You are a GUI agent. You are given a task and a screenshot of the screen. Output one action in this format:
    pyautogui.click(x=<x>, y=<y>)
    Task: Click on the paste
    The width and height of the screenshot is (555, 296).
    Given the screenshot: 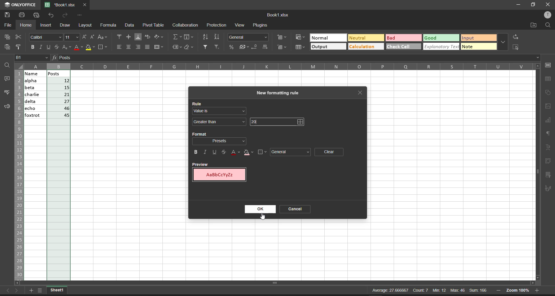 What is the action you would take?
    pyautogui.click(x=8, y=47)
    